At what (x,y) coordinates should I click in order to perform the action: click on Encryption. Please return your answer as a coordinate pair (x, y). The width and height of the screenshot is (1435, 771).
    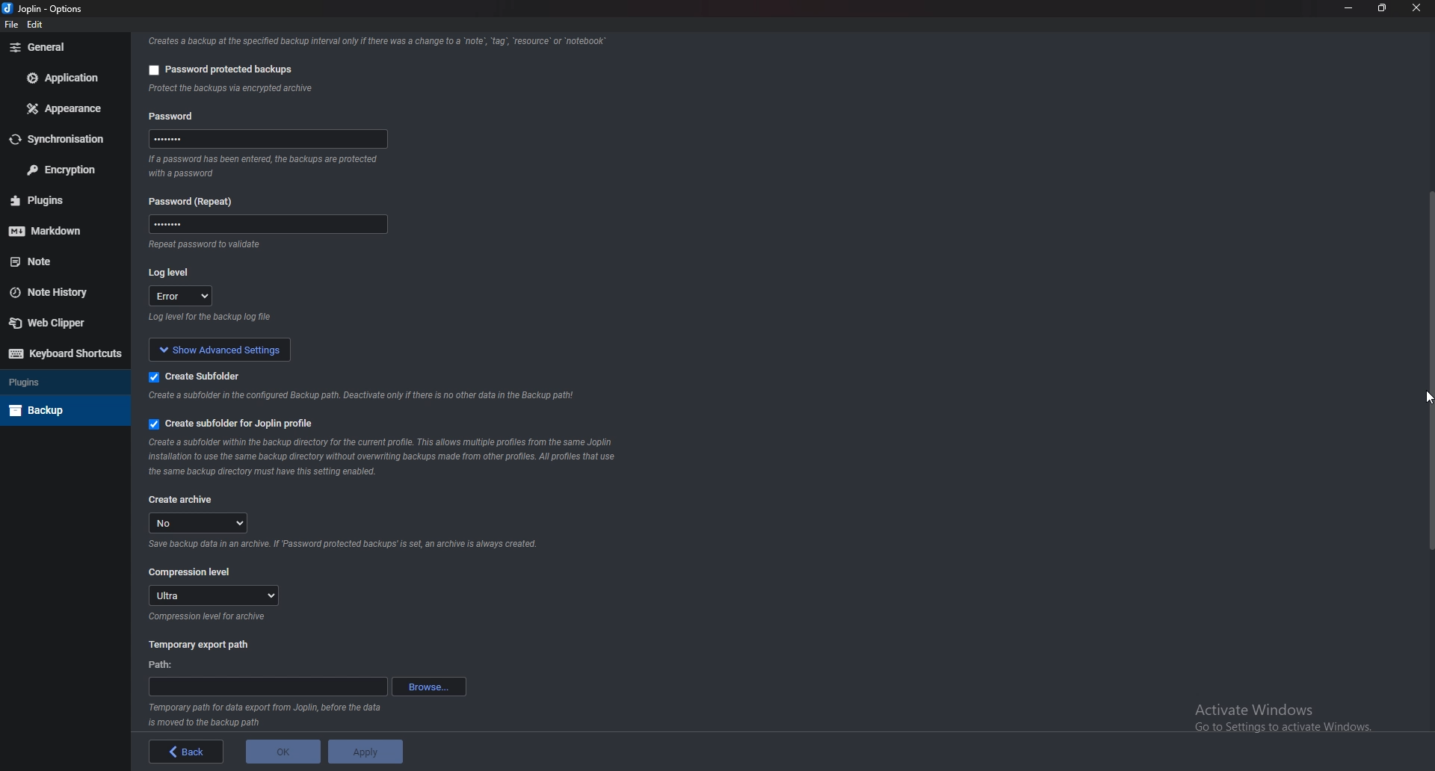
    Looking at the image, I should click on (61, 169).